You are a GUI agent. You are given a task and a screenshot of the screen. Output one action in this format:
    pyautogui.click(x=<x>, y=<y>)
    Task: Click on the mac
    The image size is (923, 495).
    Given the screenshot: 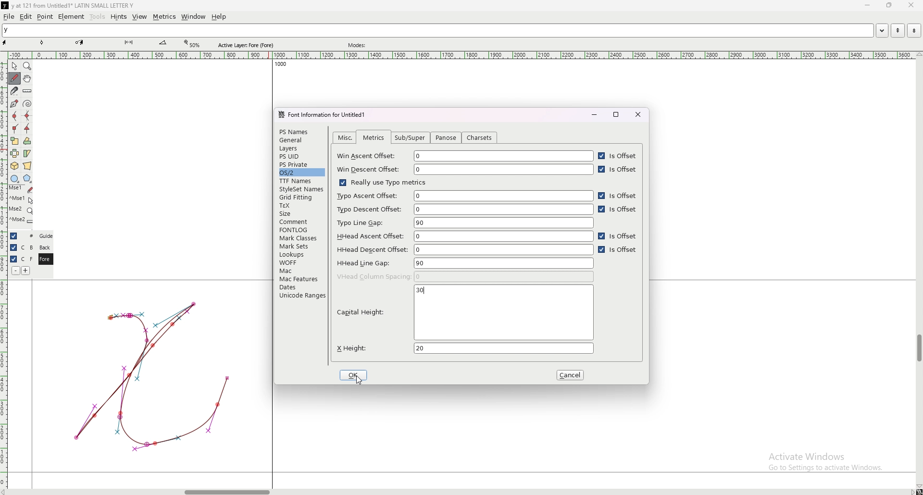 What is the action you would take?
    pyautogui.click(x=300, y=271)
    